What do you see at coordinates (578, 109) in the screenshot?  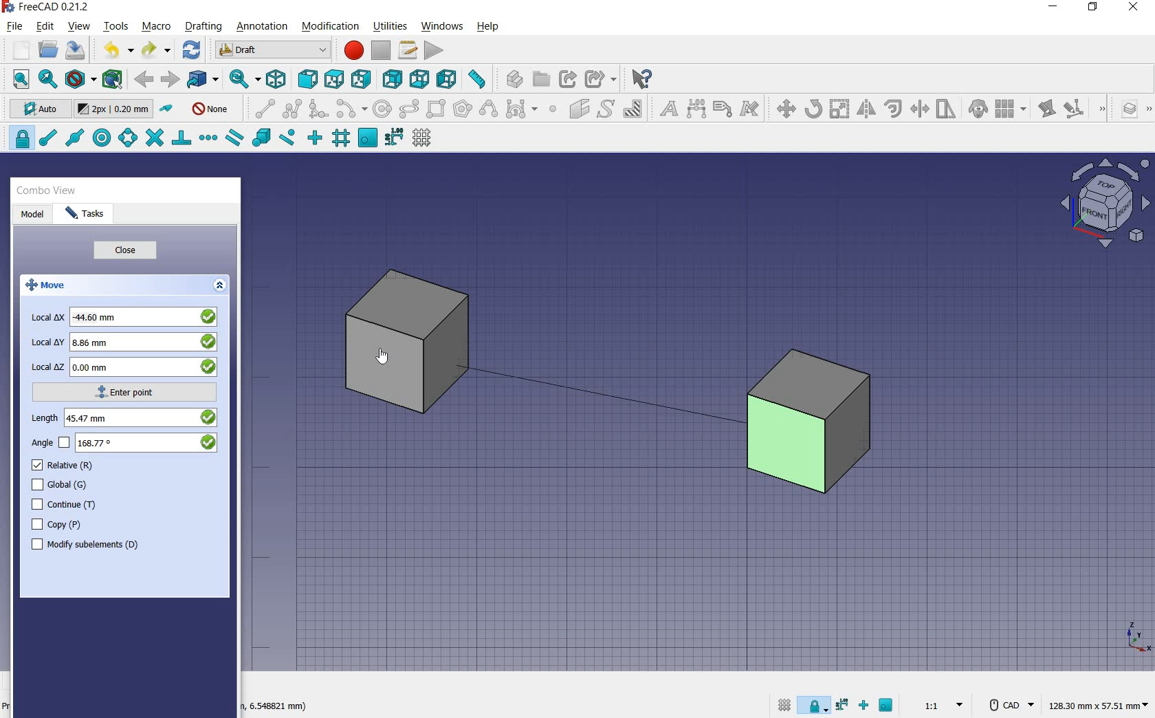 I see `facebinder` at bounding box center [578, 109].